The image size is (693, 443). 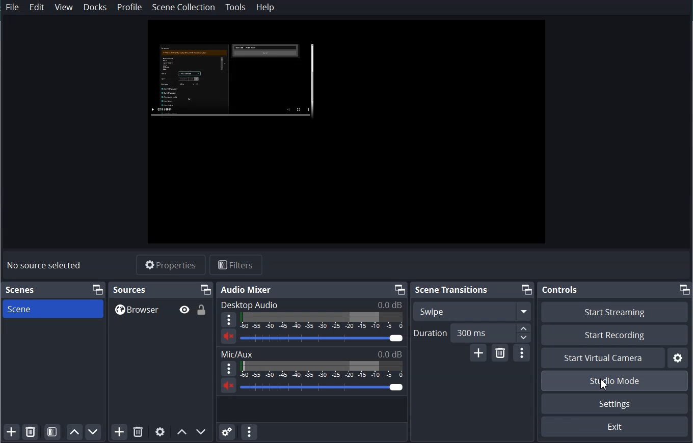 I want to click on Docks, so click(x=95, y=7).